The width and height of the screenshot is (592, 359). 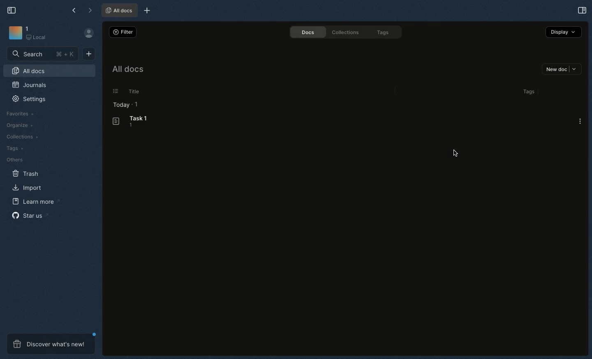 What do you see at coordinates (126, 105) in the screenshot?
I see `Today 1` at bounding box center [126, 105].